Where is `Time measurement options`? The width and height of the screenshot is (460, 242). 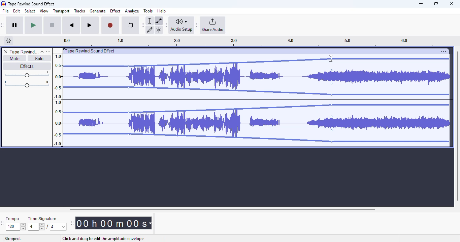
Time measurement options is located at coordinates (150, 223).